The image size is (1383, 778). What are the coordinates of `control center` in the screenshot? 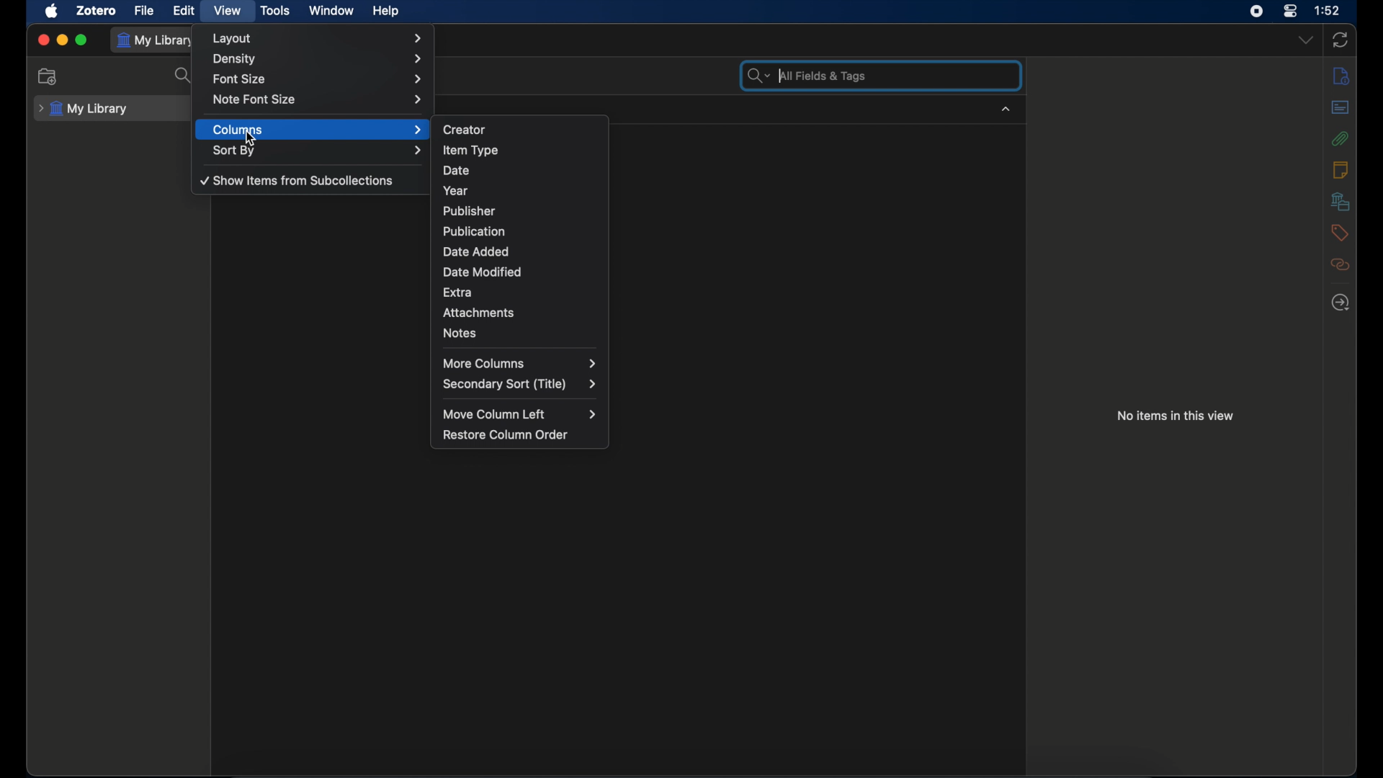 It's located at (1291, 11).